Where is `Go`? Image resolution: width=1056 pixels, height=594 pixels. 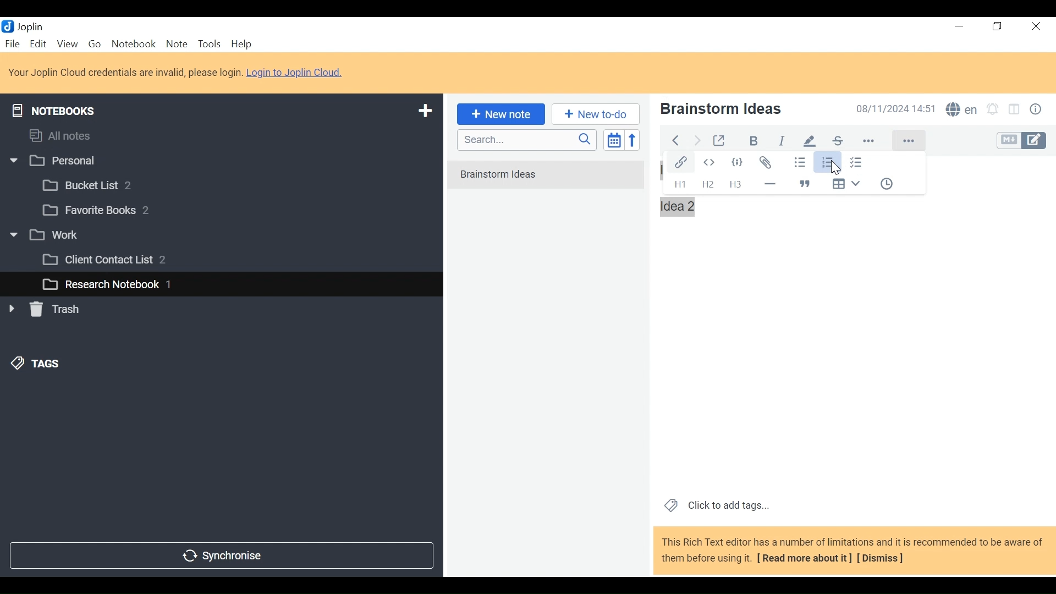
Go is located at coordinates (94, 43).